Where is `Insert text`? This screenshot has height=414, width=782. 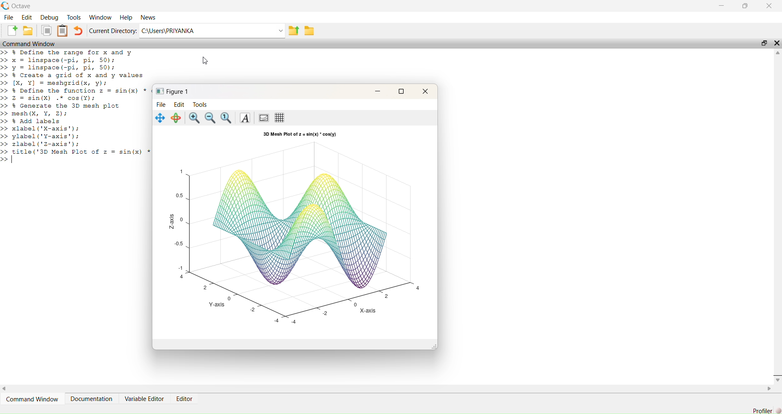 Insert text is located at coordinates (245, 118).